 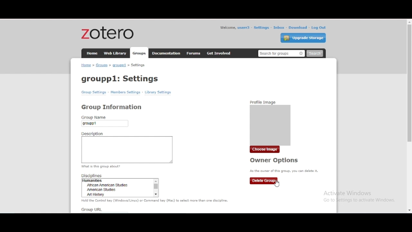 I want to click on disciplines, so click(x=121, y=186).